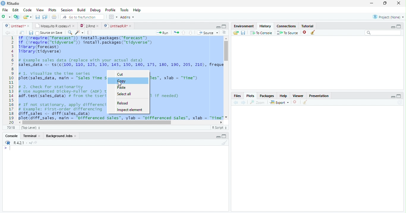 The width and height of the screenshot is (406, 213). Describe the element at coordinates (385, 4) in the screenshot. I see `Restore Down` at that location.